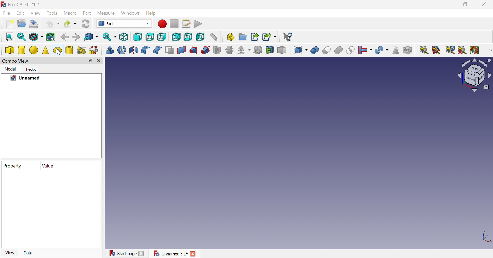 Image resolution: width=493 pixels, height=258 pixels. What do you see at coordinates (423, 50) in the screenshot?
I see `Measure liner` at bounding box center [423, 50].